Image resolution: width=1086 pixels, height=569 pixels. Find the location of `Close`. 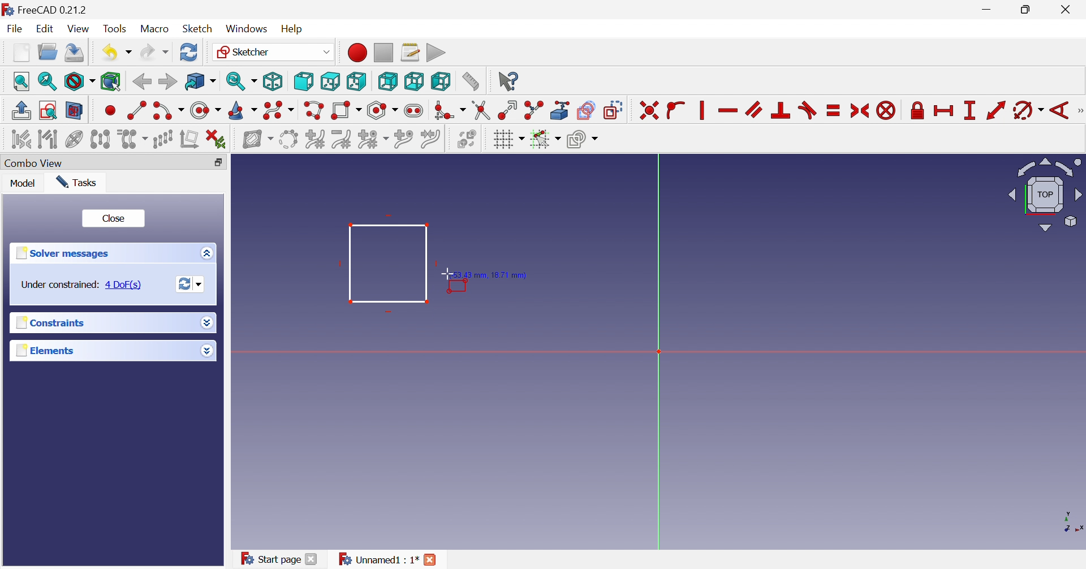

Close is located at coordinates (312, 559).